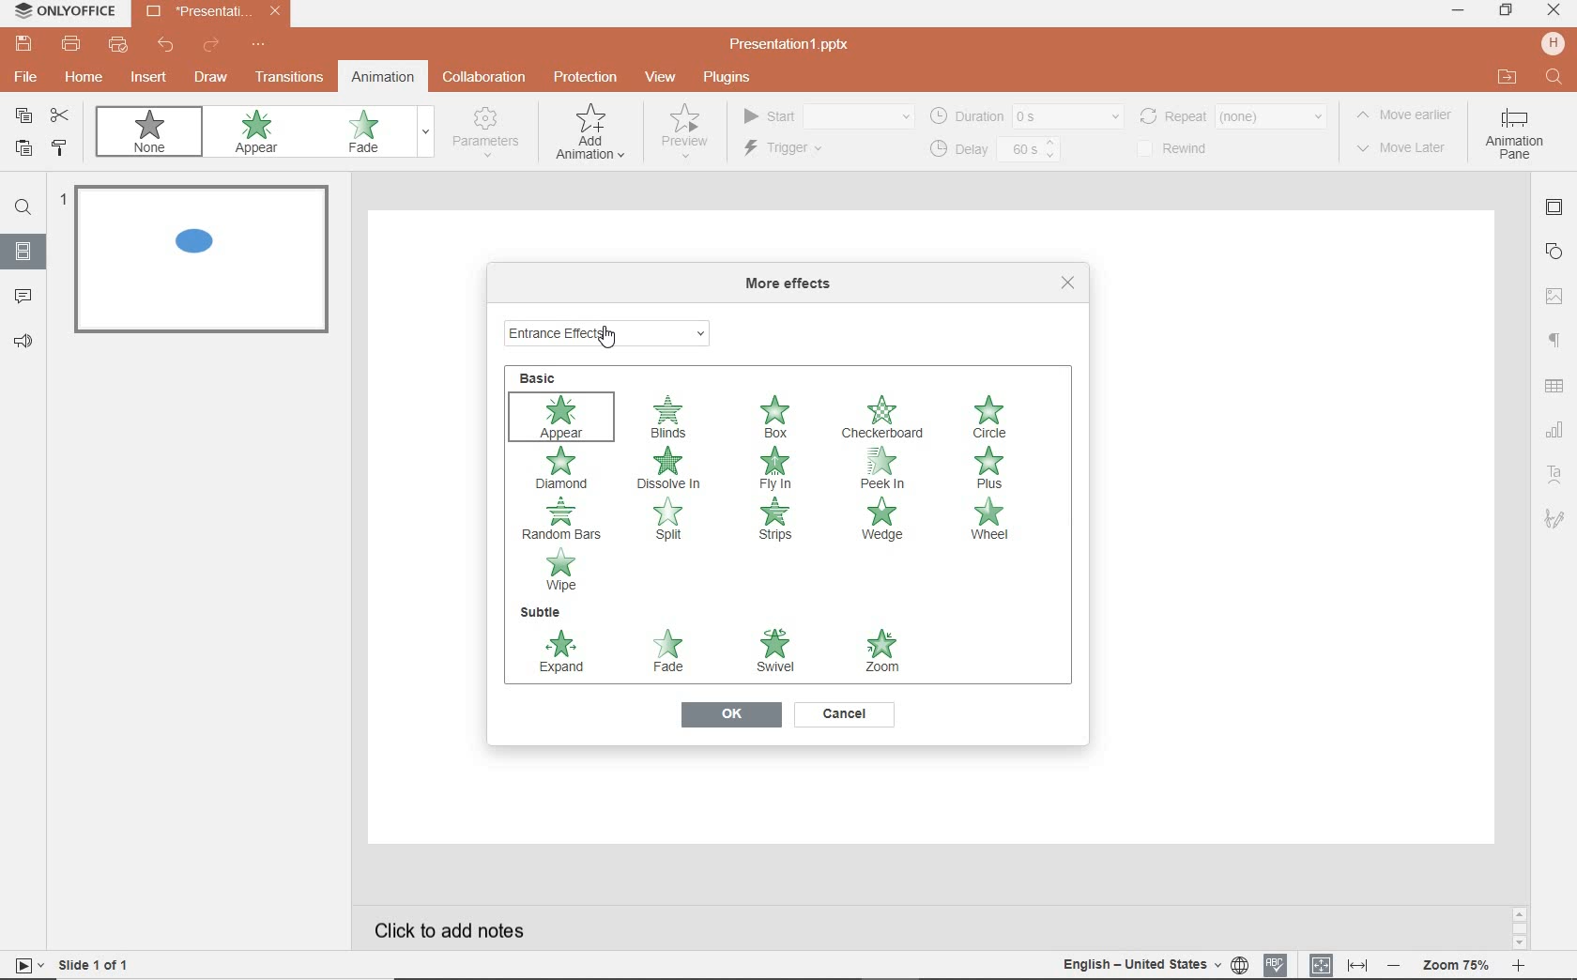  Describe the element at coordinates (454, 925) in the screenshot. I see `click to add notes` at that location.